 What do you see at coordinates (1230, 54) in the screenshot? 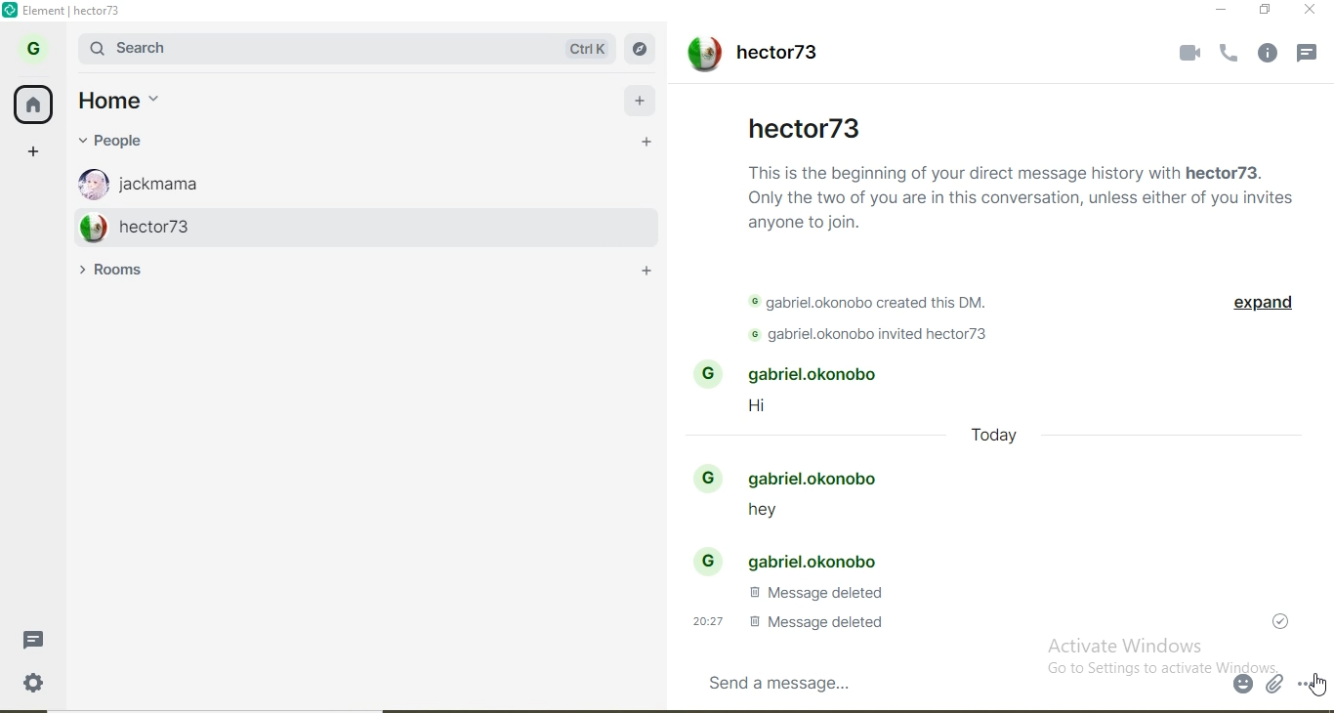
I see `voice call` at bounding box center [1230, 54].